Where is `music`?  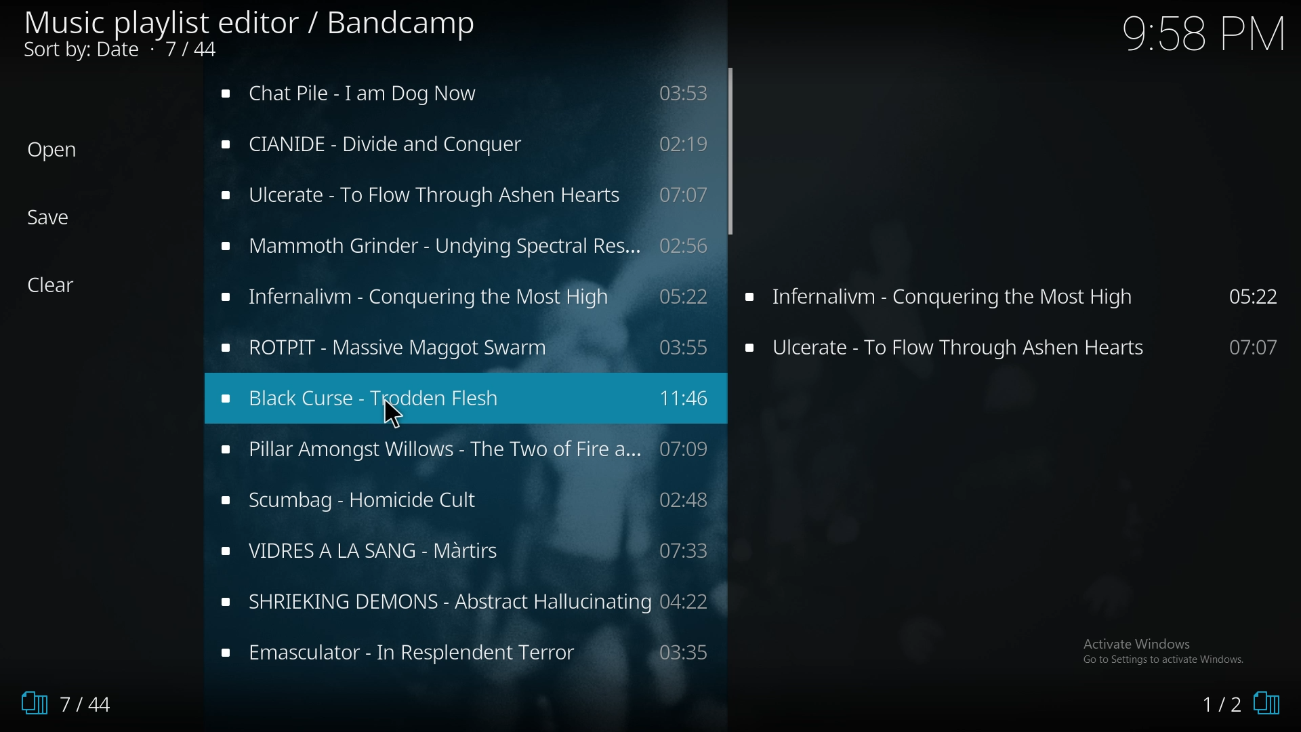
music is located at coordinates (464, 245).